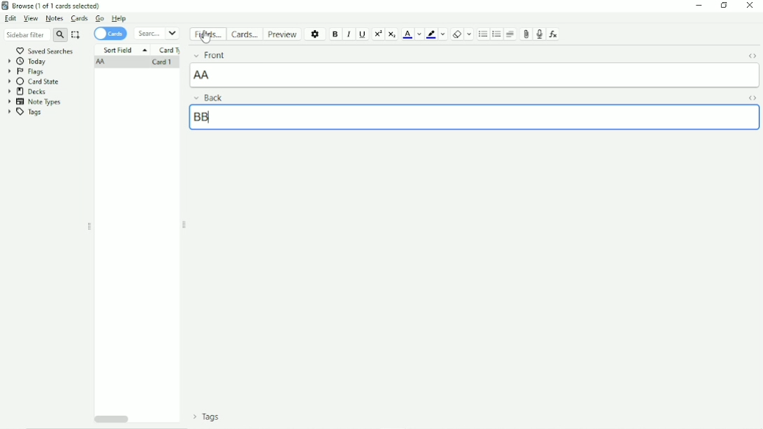 The image size is (763, 429). Describe the element at coordinates (100, 18) in the screenshot. I see `Go` at that location.